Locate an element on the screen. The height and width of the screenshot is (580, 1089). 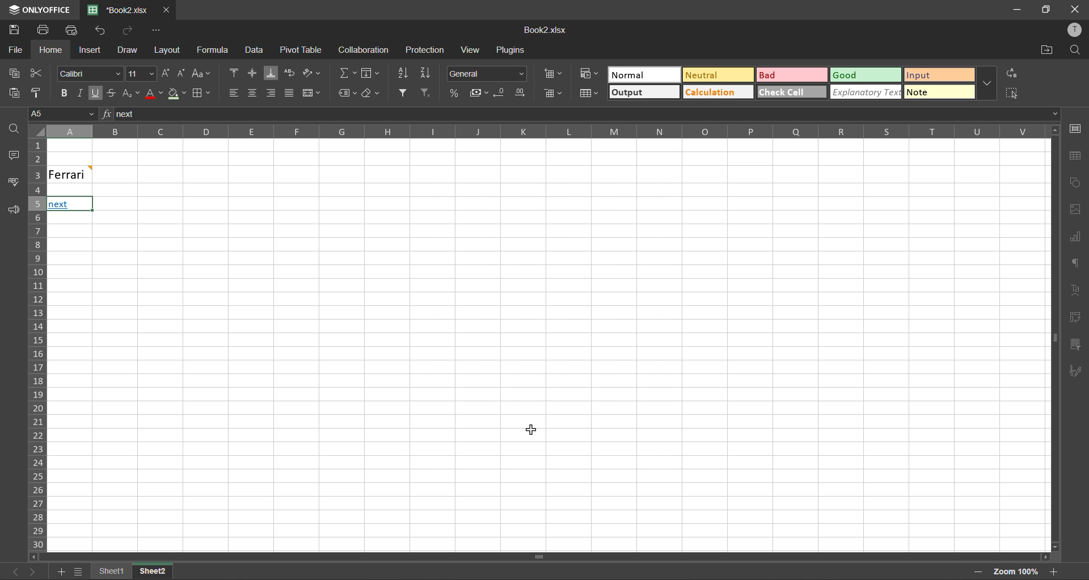
decrement size is located at coordinates (180, 73).